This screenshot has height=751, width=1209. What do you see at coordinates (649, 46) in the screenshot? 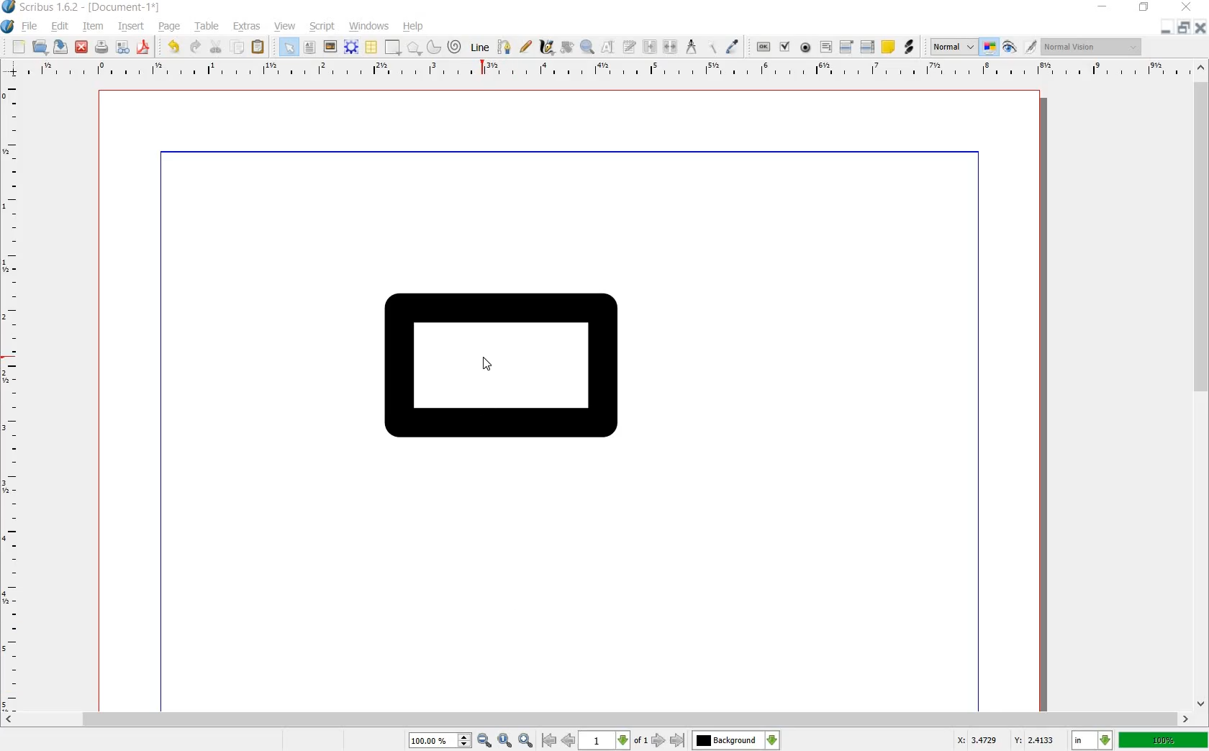
I see `link text frames` at bounding box center [649, 46].